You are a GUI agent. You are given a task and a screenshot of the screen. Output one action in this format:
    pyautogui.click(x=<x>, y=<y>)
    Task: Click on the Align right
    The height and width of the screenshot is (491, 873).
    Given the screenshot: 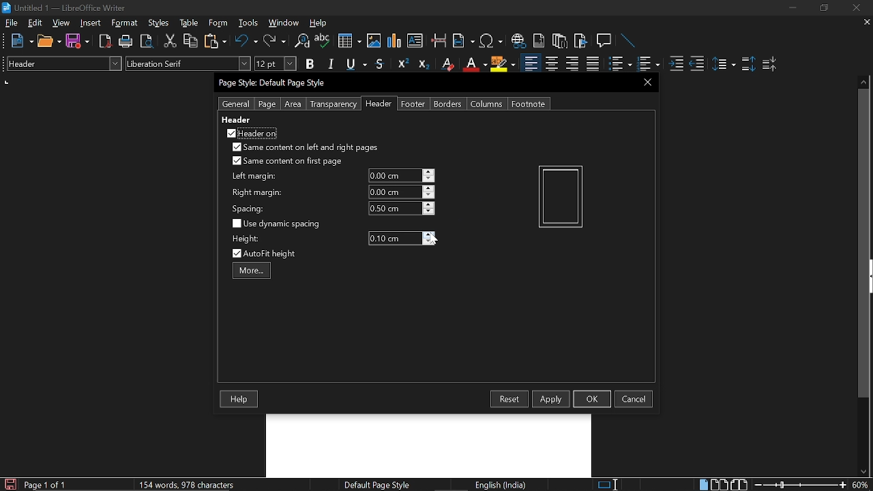 What is the action you would take?
    pyautogui.click(x=574, y=63)
    